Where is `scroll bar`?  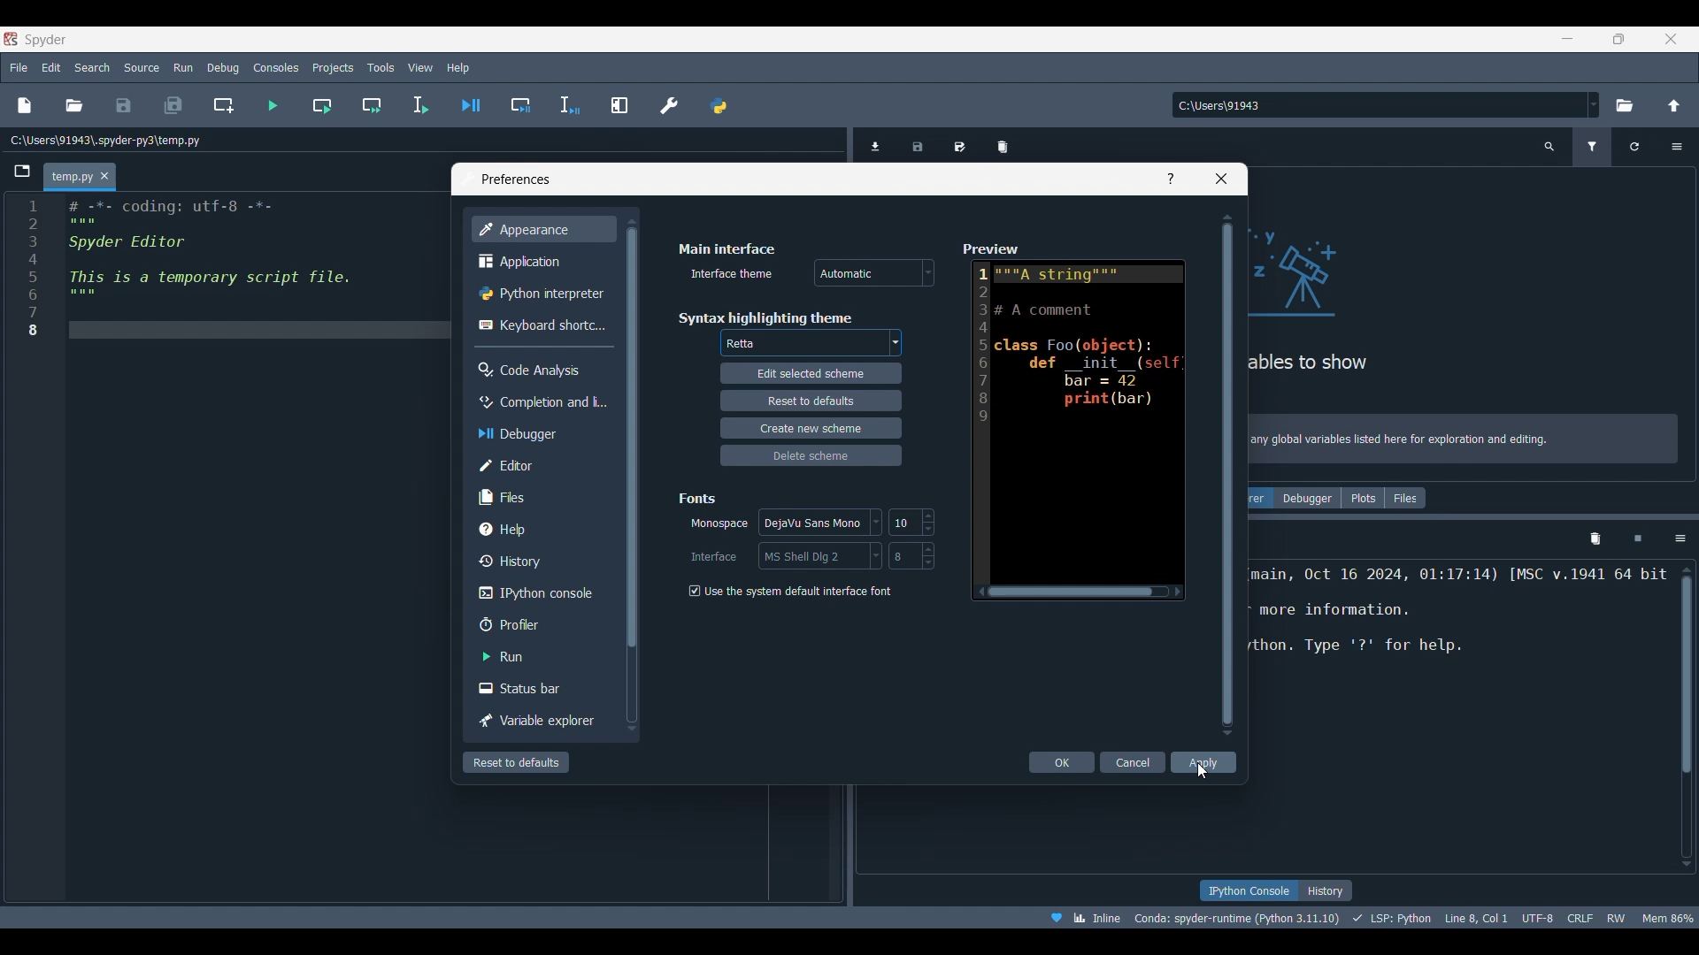 scroll bar is located at coordinates (1683, 715).